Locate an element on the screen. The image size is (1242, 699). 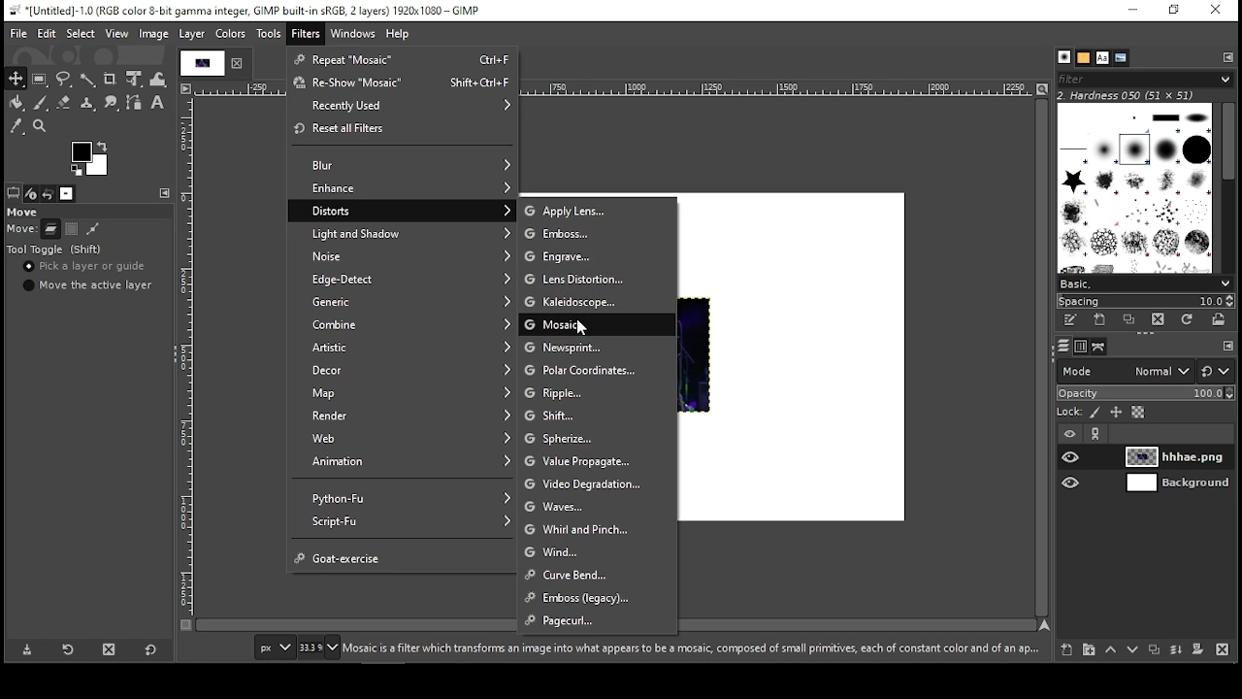
To open Tab menu is located at coordinates (1227, 347).